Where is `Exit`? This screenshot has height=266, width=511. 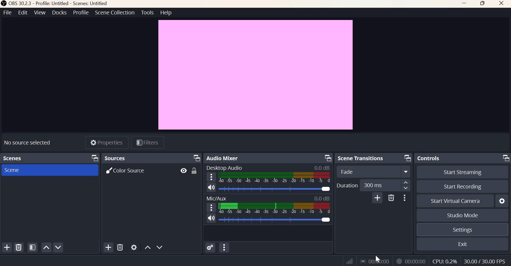
Exit is located at coordinates (463, 245).